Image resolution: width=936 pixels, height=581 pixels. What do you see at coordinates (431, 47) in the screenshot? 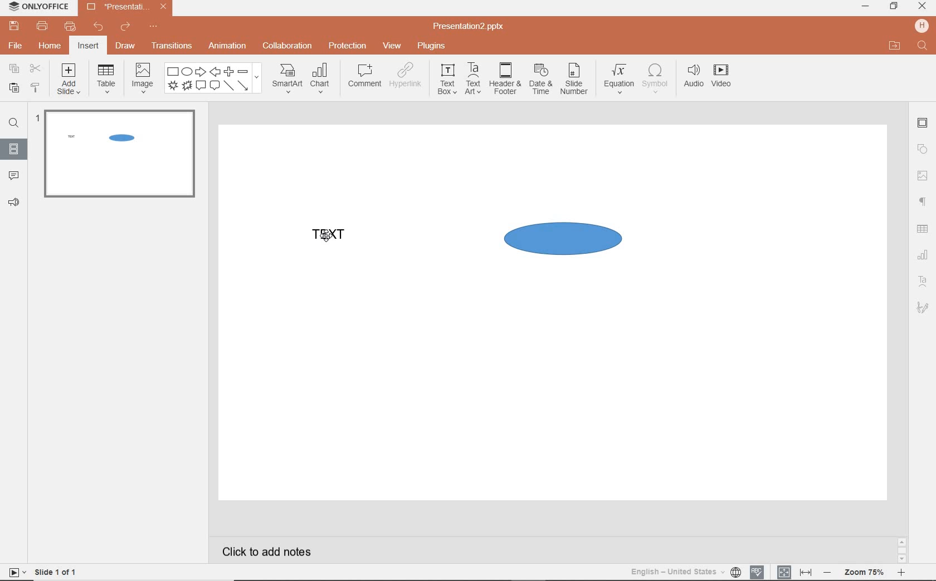
I see `plugins` at bounding box center [431, 47].